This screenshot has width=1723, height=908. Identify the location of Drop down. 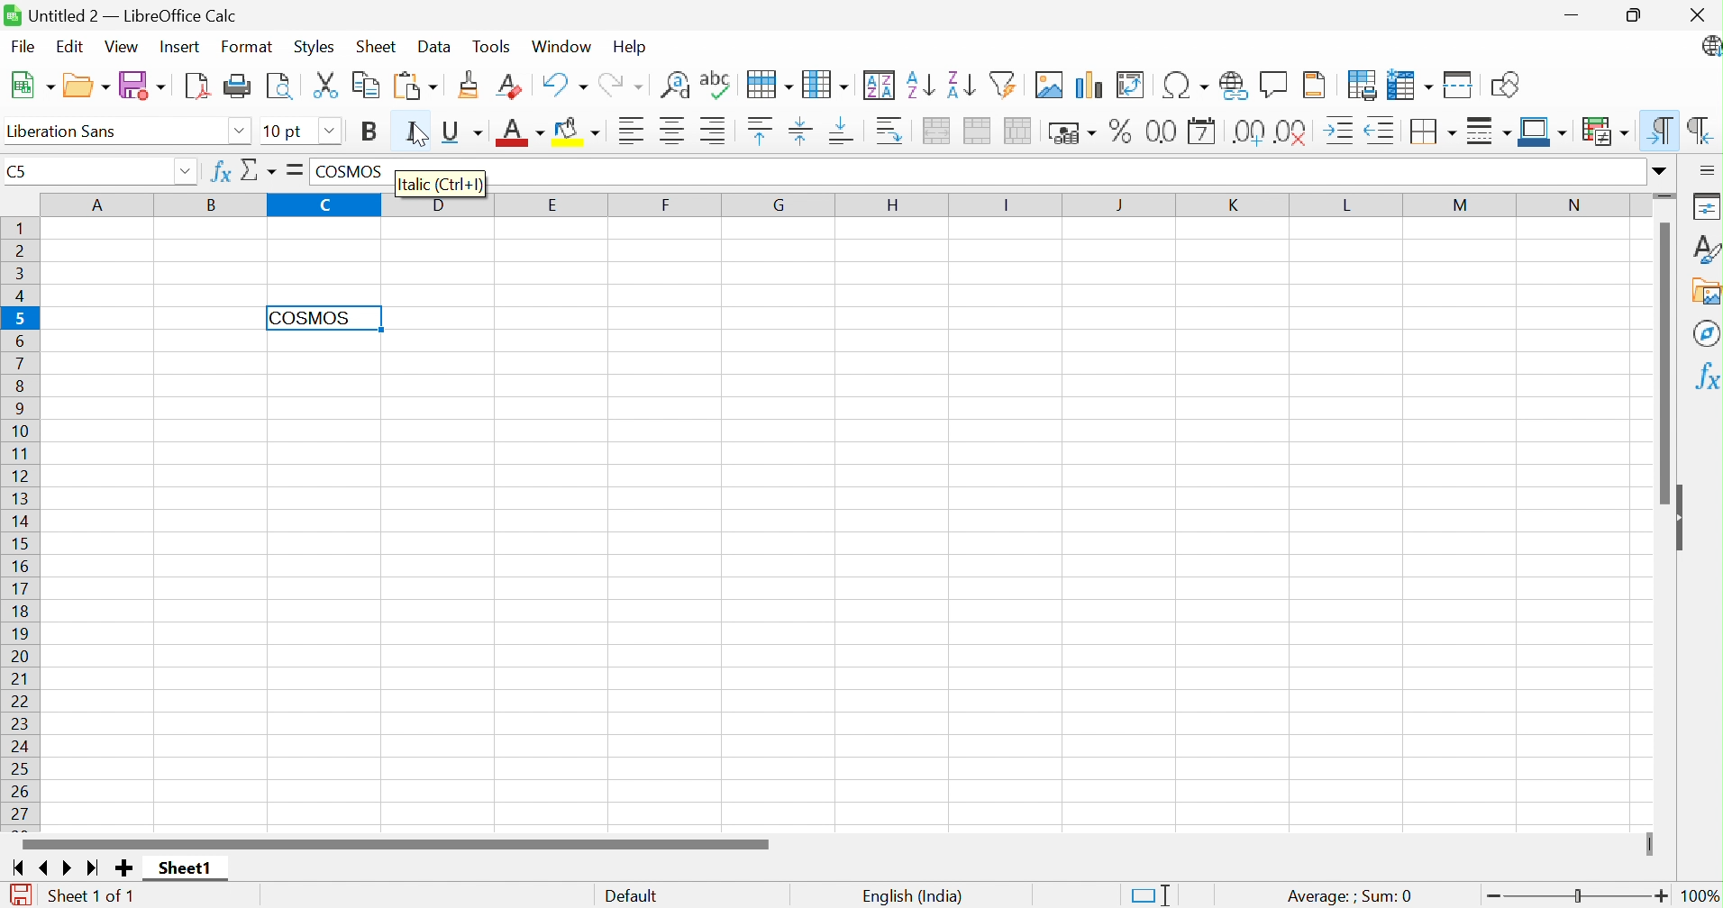
(333, 132).